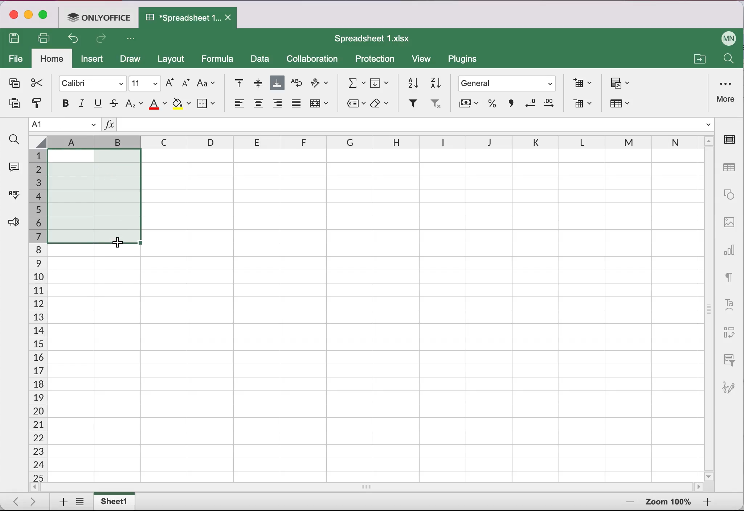 The image size is (744, 511). What do you see at coordinates (94, 196) in the screenshot?
I see `selected cells` at bounding box center [94, 196].